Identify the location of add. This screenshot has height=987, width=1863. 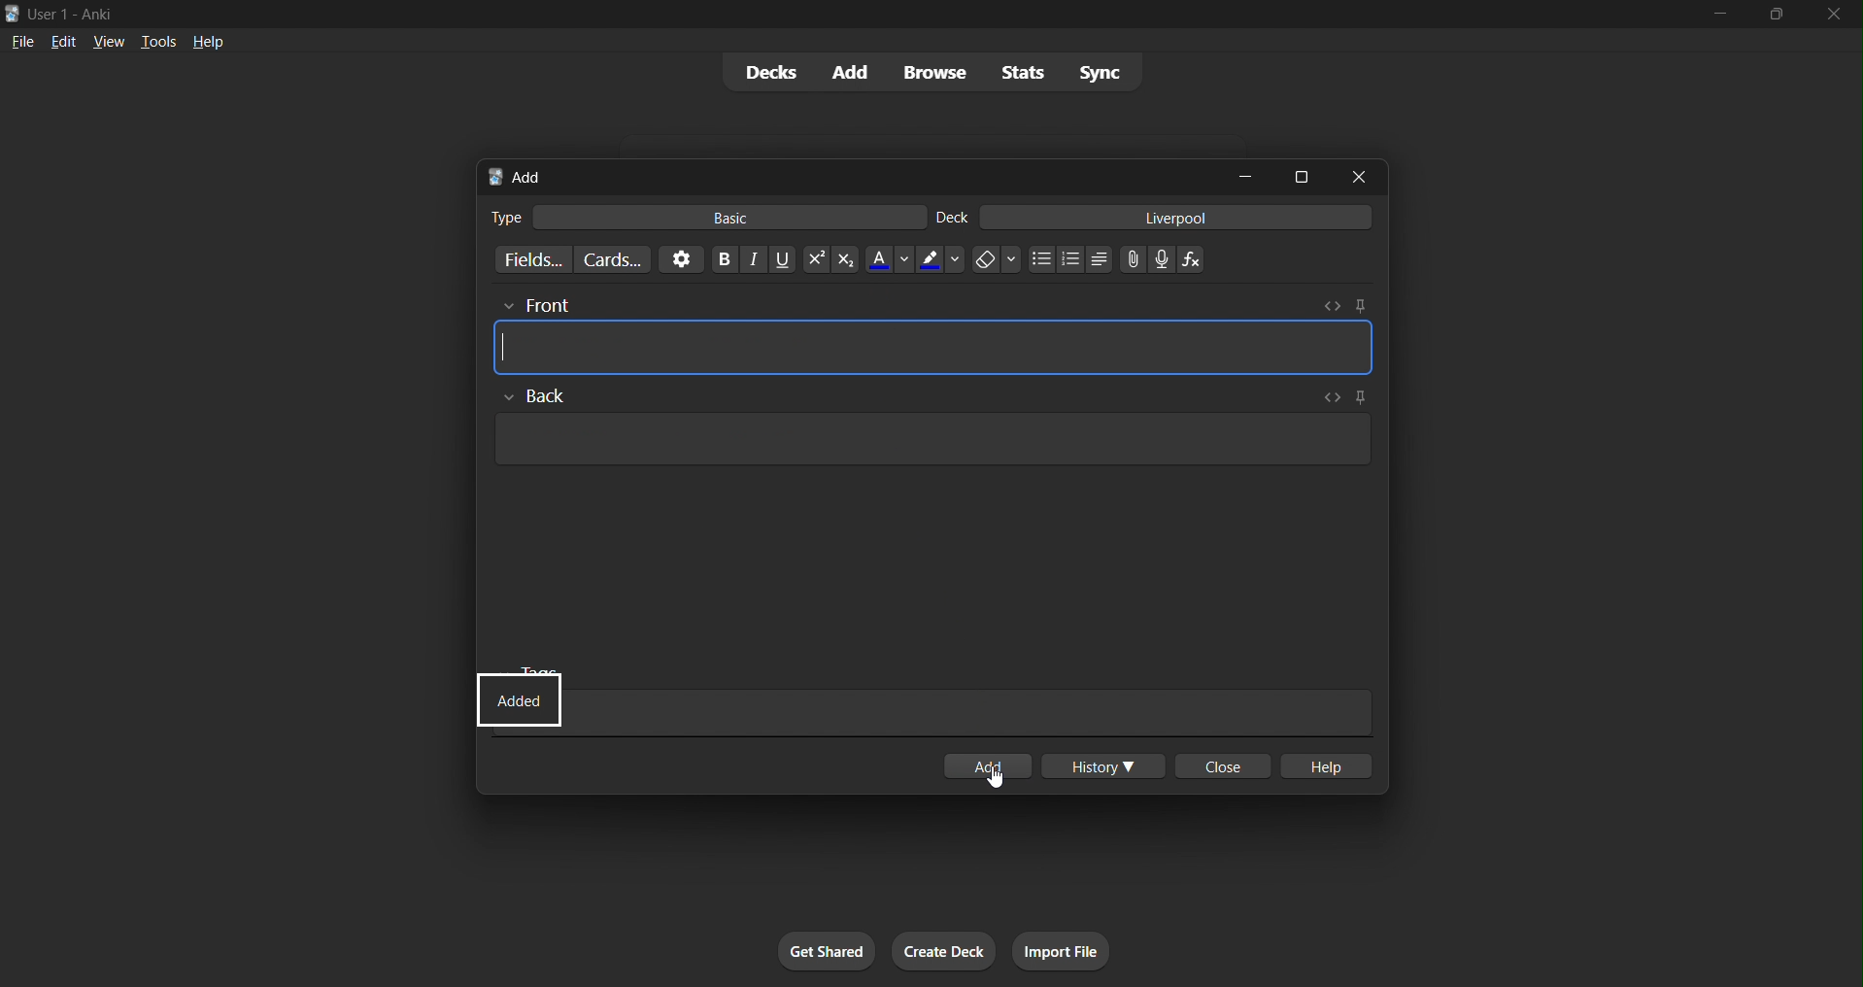
(844, 73).